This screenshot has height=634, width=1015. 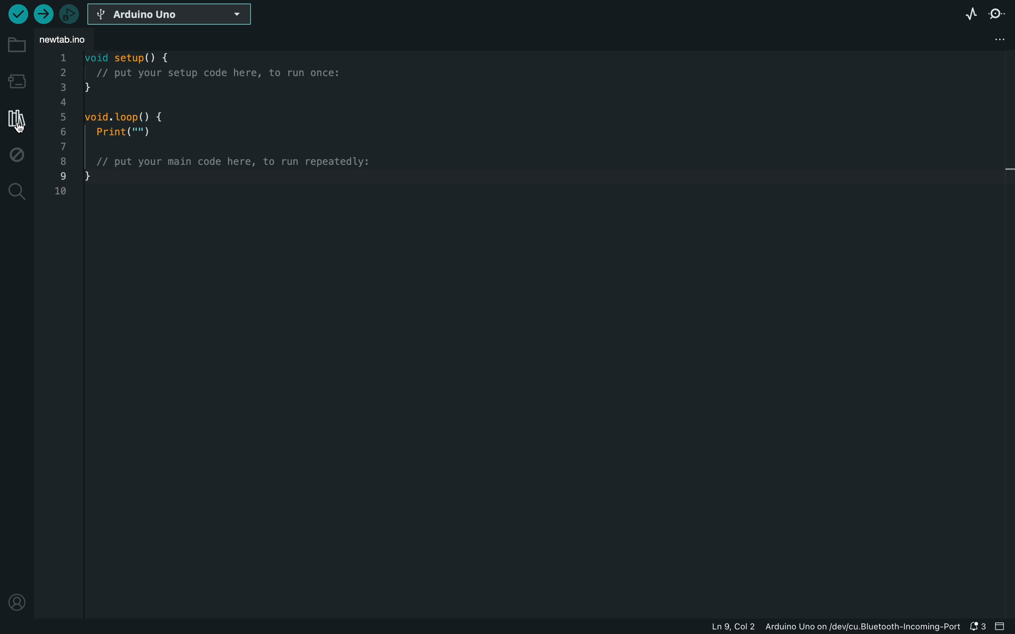 What do you see at coordinates (17, 13) in the screenshot?
I see `verify` at bounding box center [17, 13].